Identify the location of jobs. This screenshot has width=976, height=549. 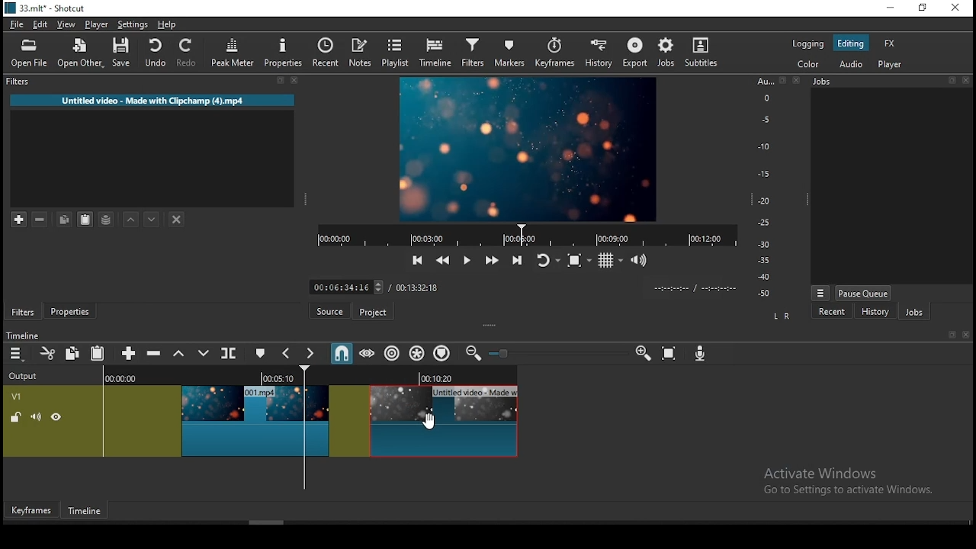
(913, 313).